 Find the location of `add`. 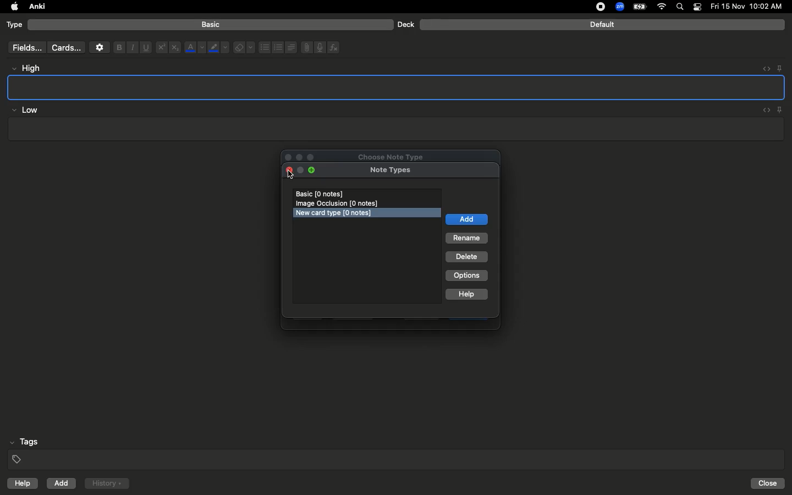

add is located at coordinates (466, 219).